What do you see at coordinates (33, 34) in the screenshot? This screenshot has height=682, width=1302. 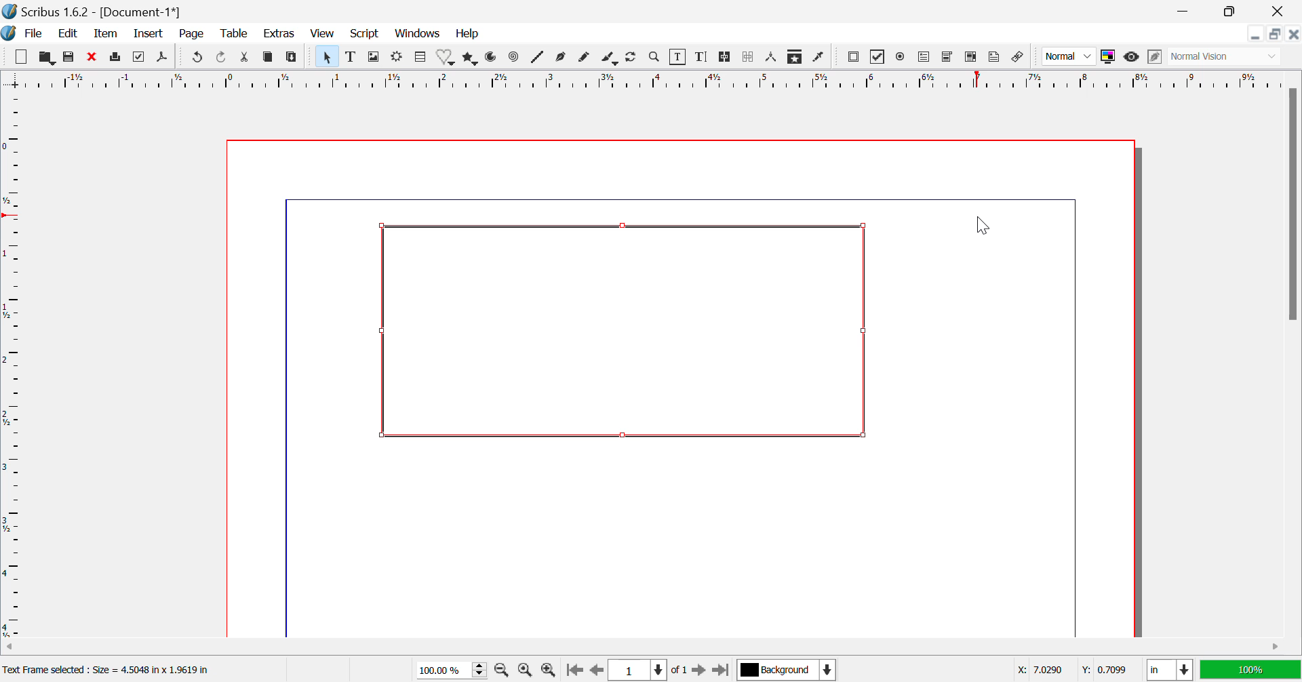 I see `File` at bounding box center [33, 34].